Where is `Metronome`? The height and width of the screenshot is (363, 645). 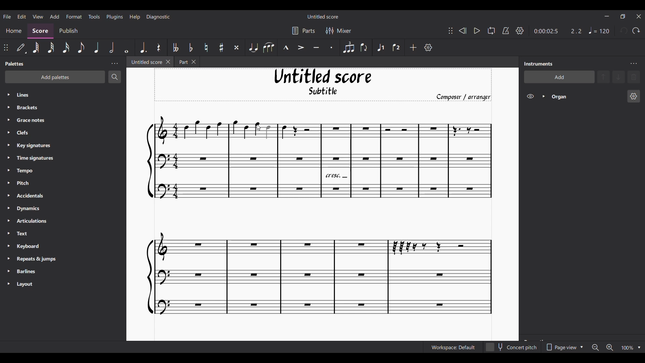 Metronome is located at coordinates (506, 31).